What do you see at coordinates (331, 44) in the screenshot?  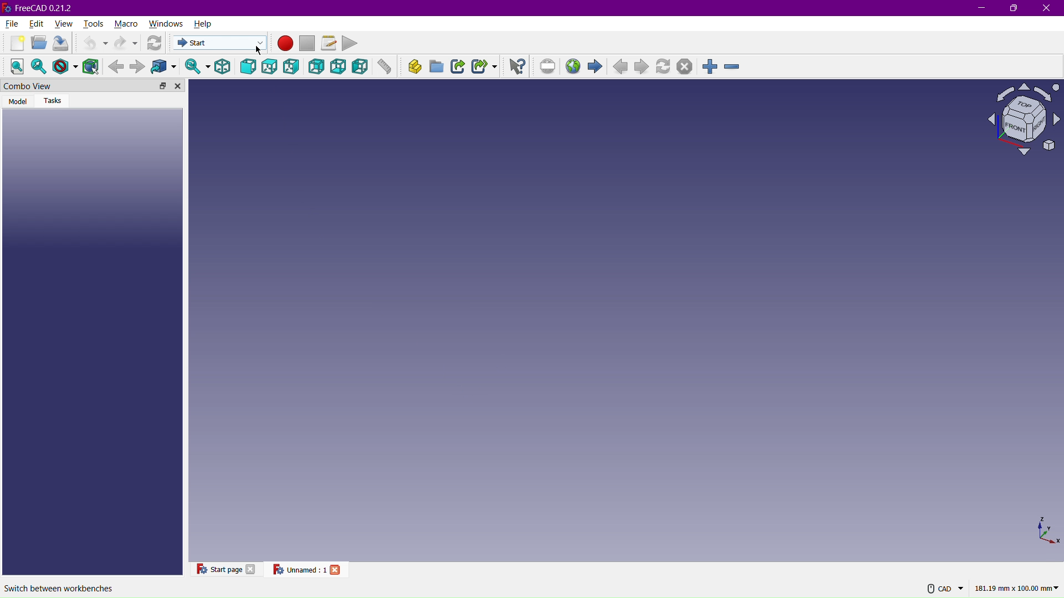 I see `Macros` at bounding box center [331, 44].